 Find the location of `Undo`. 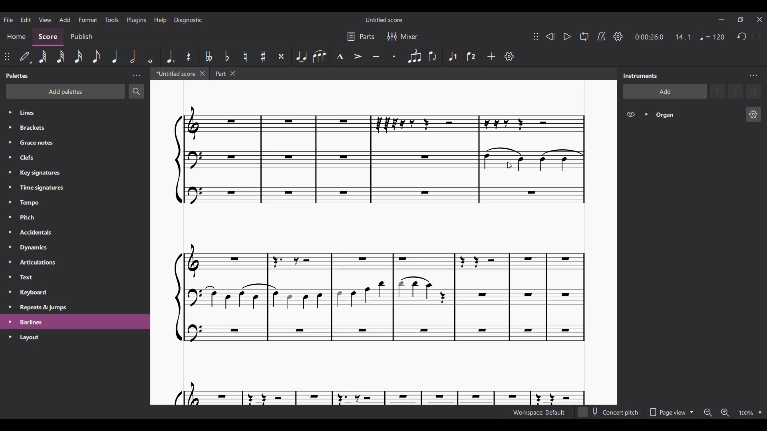

Undo is located at coordinates (741, 37).